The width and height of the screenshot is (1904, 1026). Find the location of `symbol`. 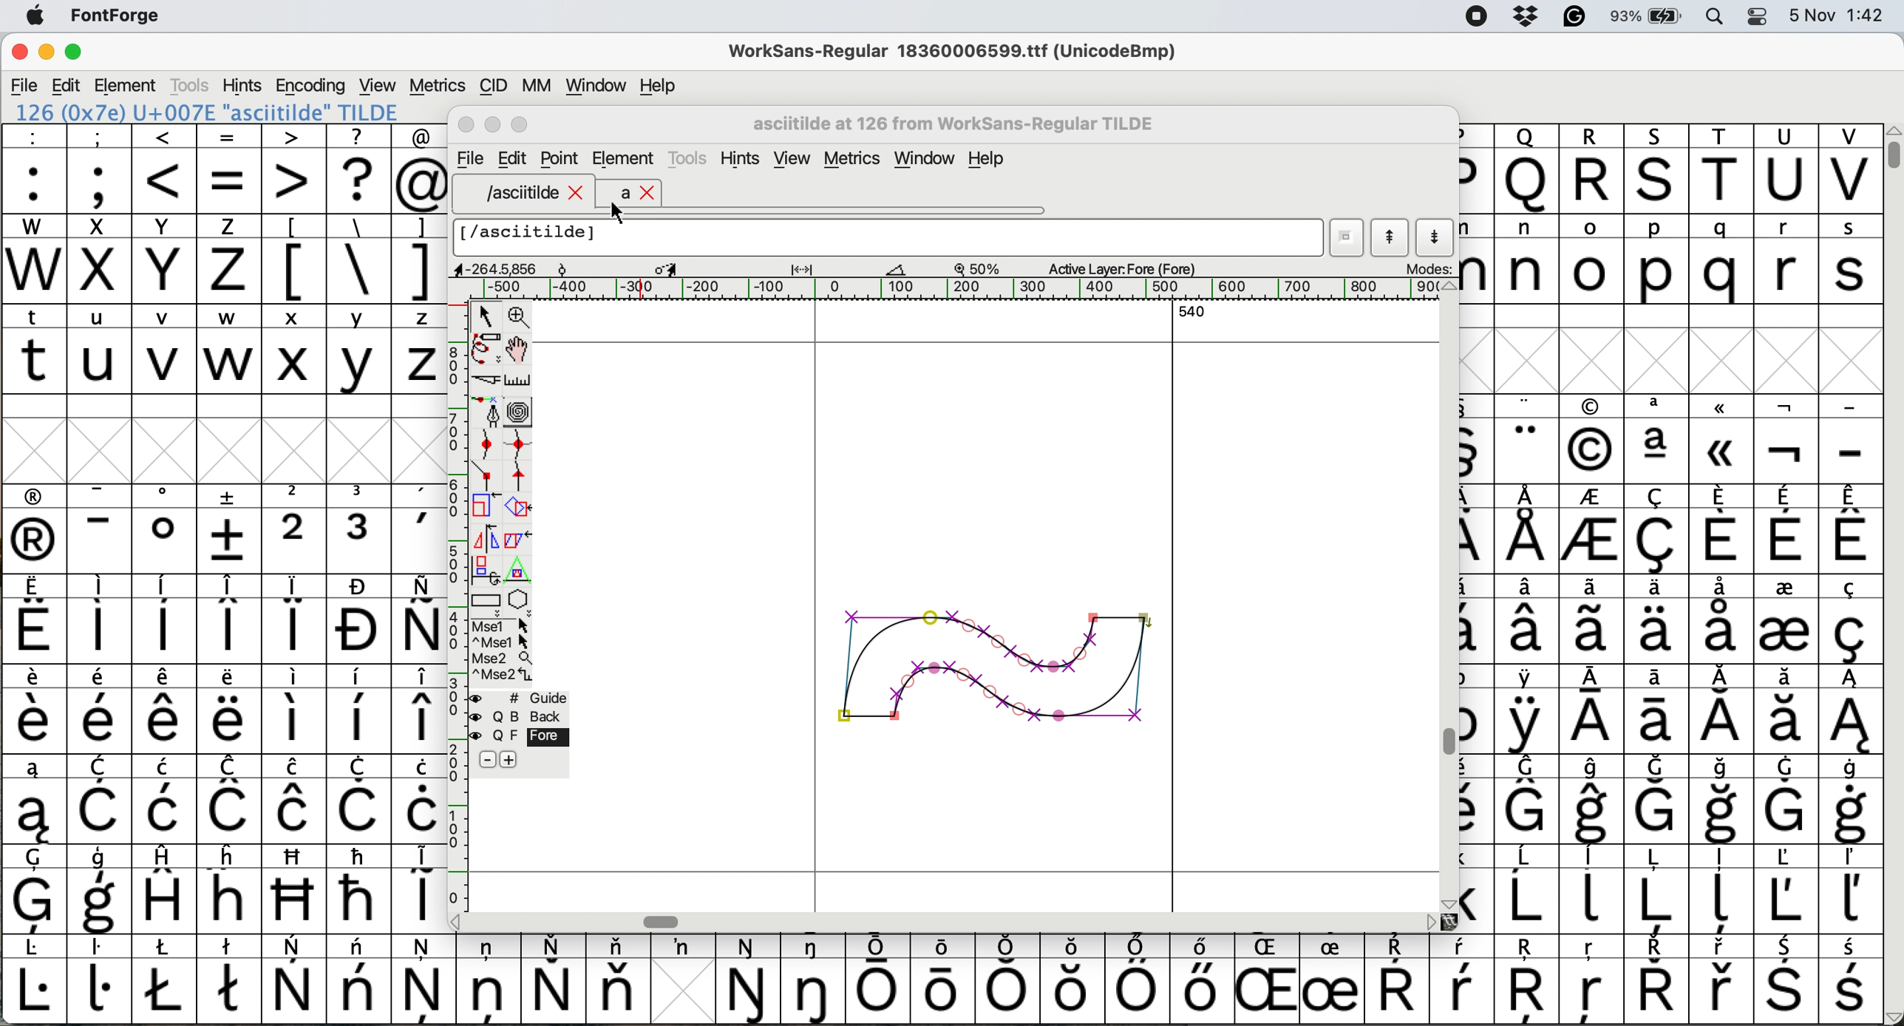

symbol is located at coordinates (1529, 889).